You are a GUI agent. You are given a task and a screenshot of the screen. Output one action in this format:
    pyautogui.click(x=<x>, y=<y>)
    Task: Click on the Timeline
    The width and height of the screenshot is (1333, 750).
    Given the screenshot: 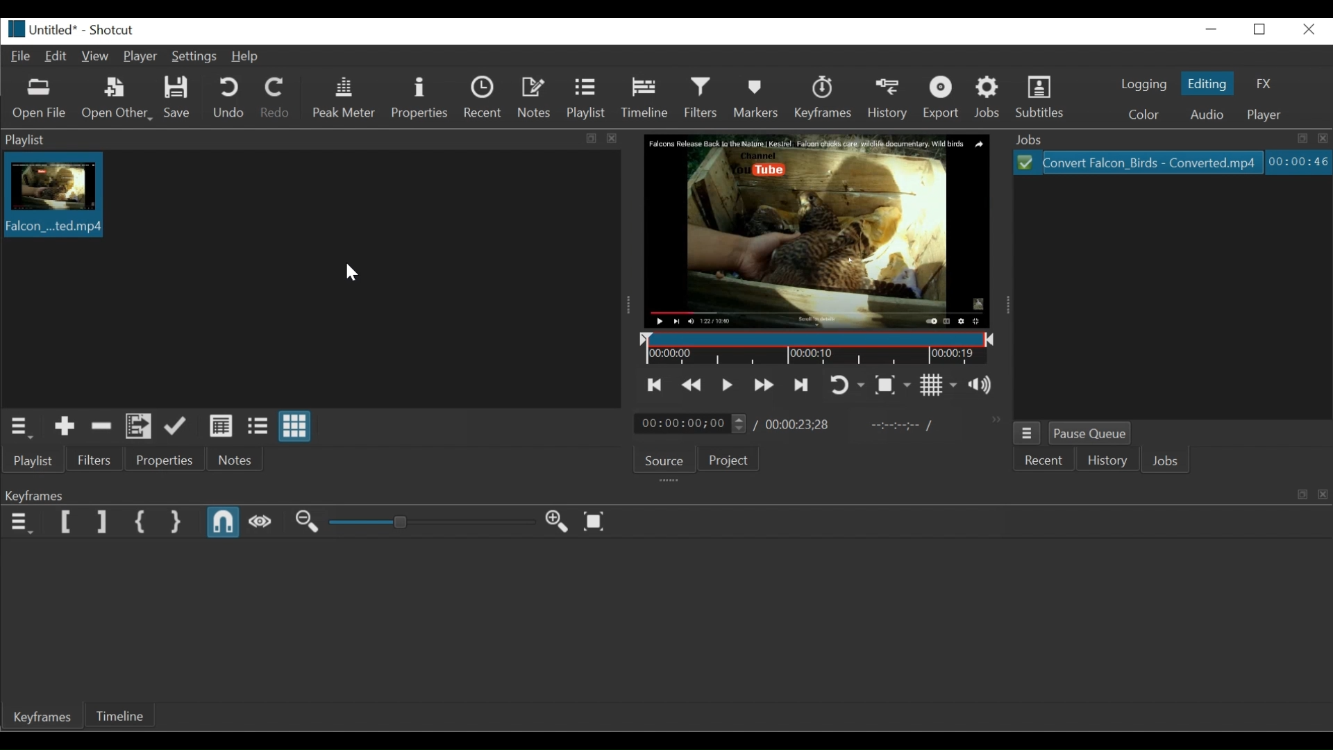 What is the action you would take?
    pyautogui.click(x=120, y=715)
    